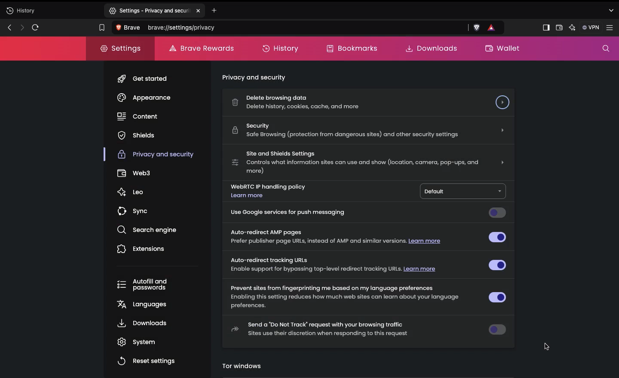 This screenshot has height=378, width=619. I want to click on cursor, so click(549, 346).